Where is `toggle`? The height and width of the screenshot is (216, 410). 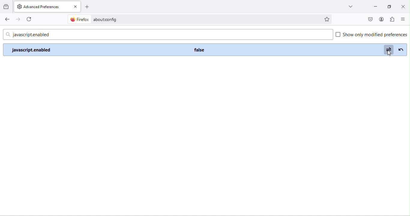 toggle is located at coordinates (388, 48).